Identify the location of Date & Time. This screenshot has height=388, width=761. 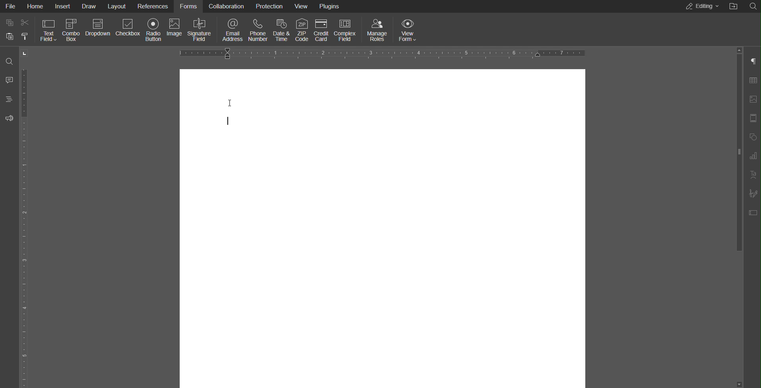
(282, 28).